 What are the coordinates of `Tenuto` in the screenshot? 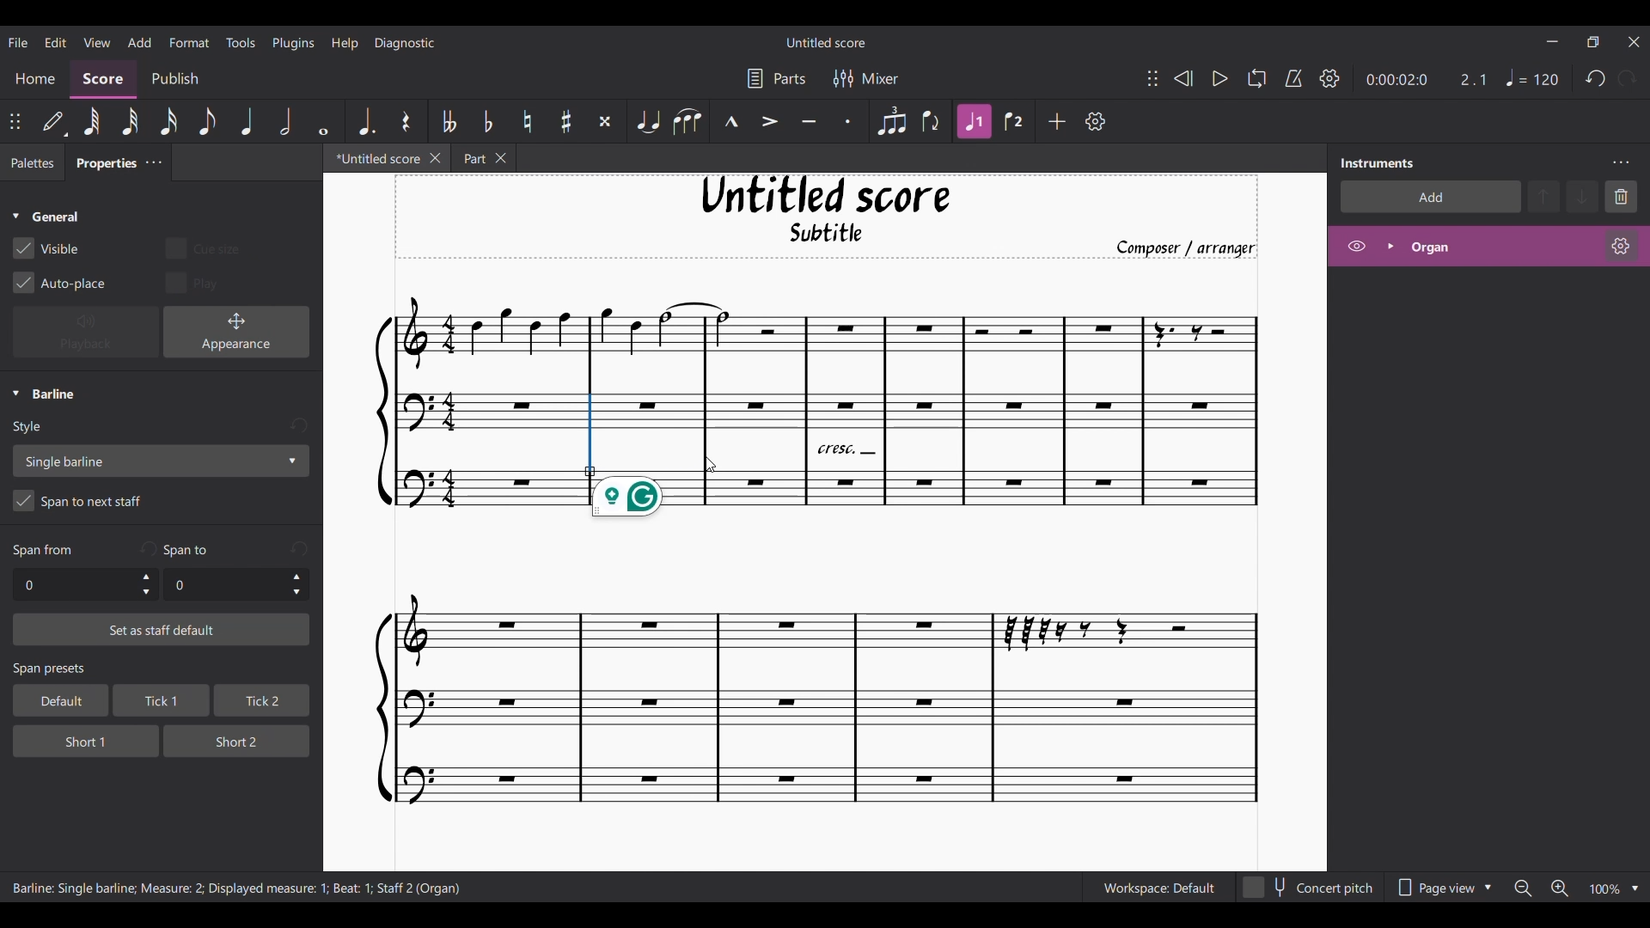 It's located at (809, 122).